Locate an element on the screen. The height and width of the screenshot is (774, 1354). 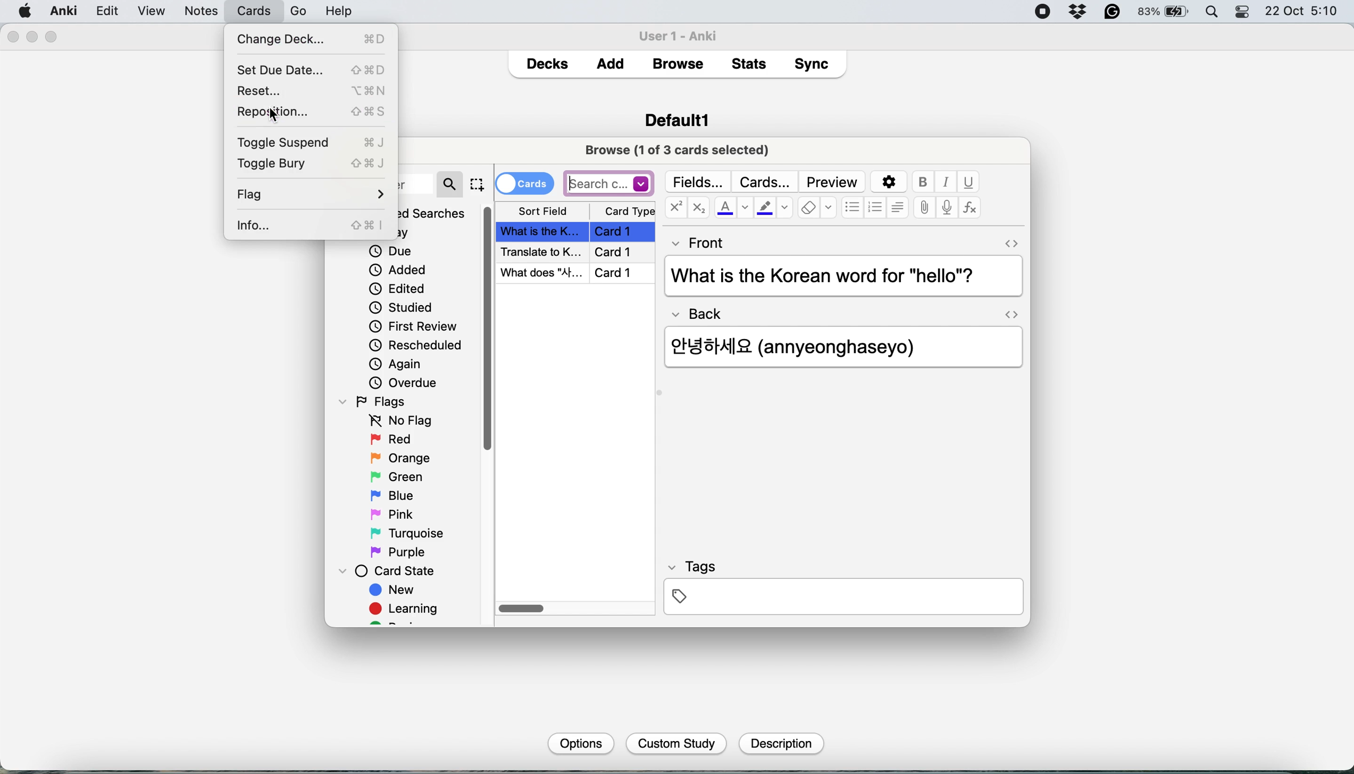
attachment is located at coordinates (924, 208).